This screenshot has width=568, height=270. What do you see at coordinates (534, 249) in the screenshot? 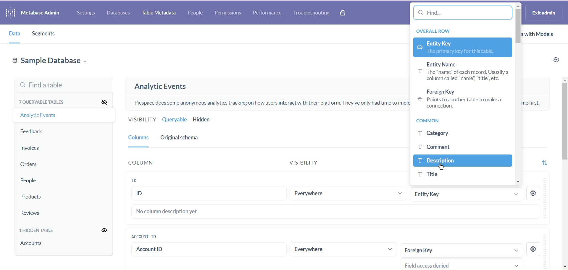
I see `setting` at bounding box center [534, 249].